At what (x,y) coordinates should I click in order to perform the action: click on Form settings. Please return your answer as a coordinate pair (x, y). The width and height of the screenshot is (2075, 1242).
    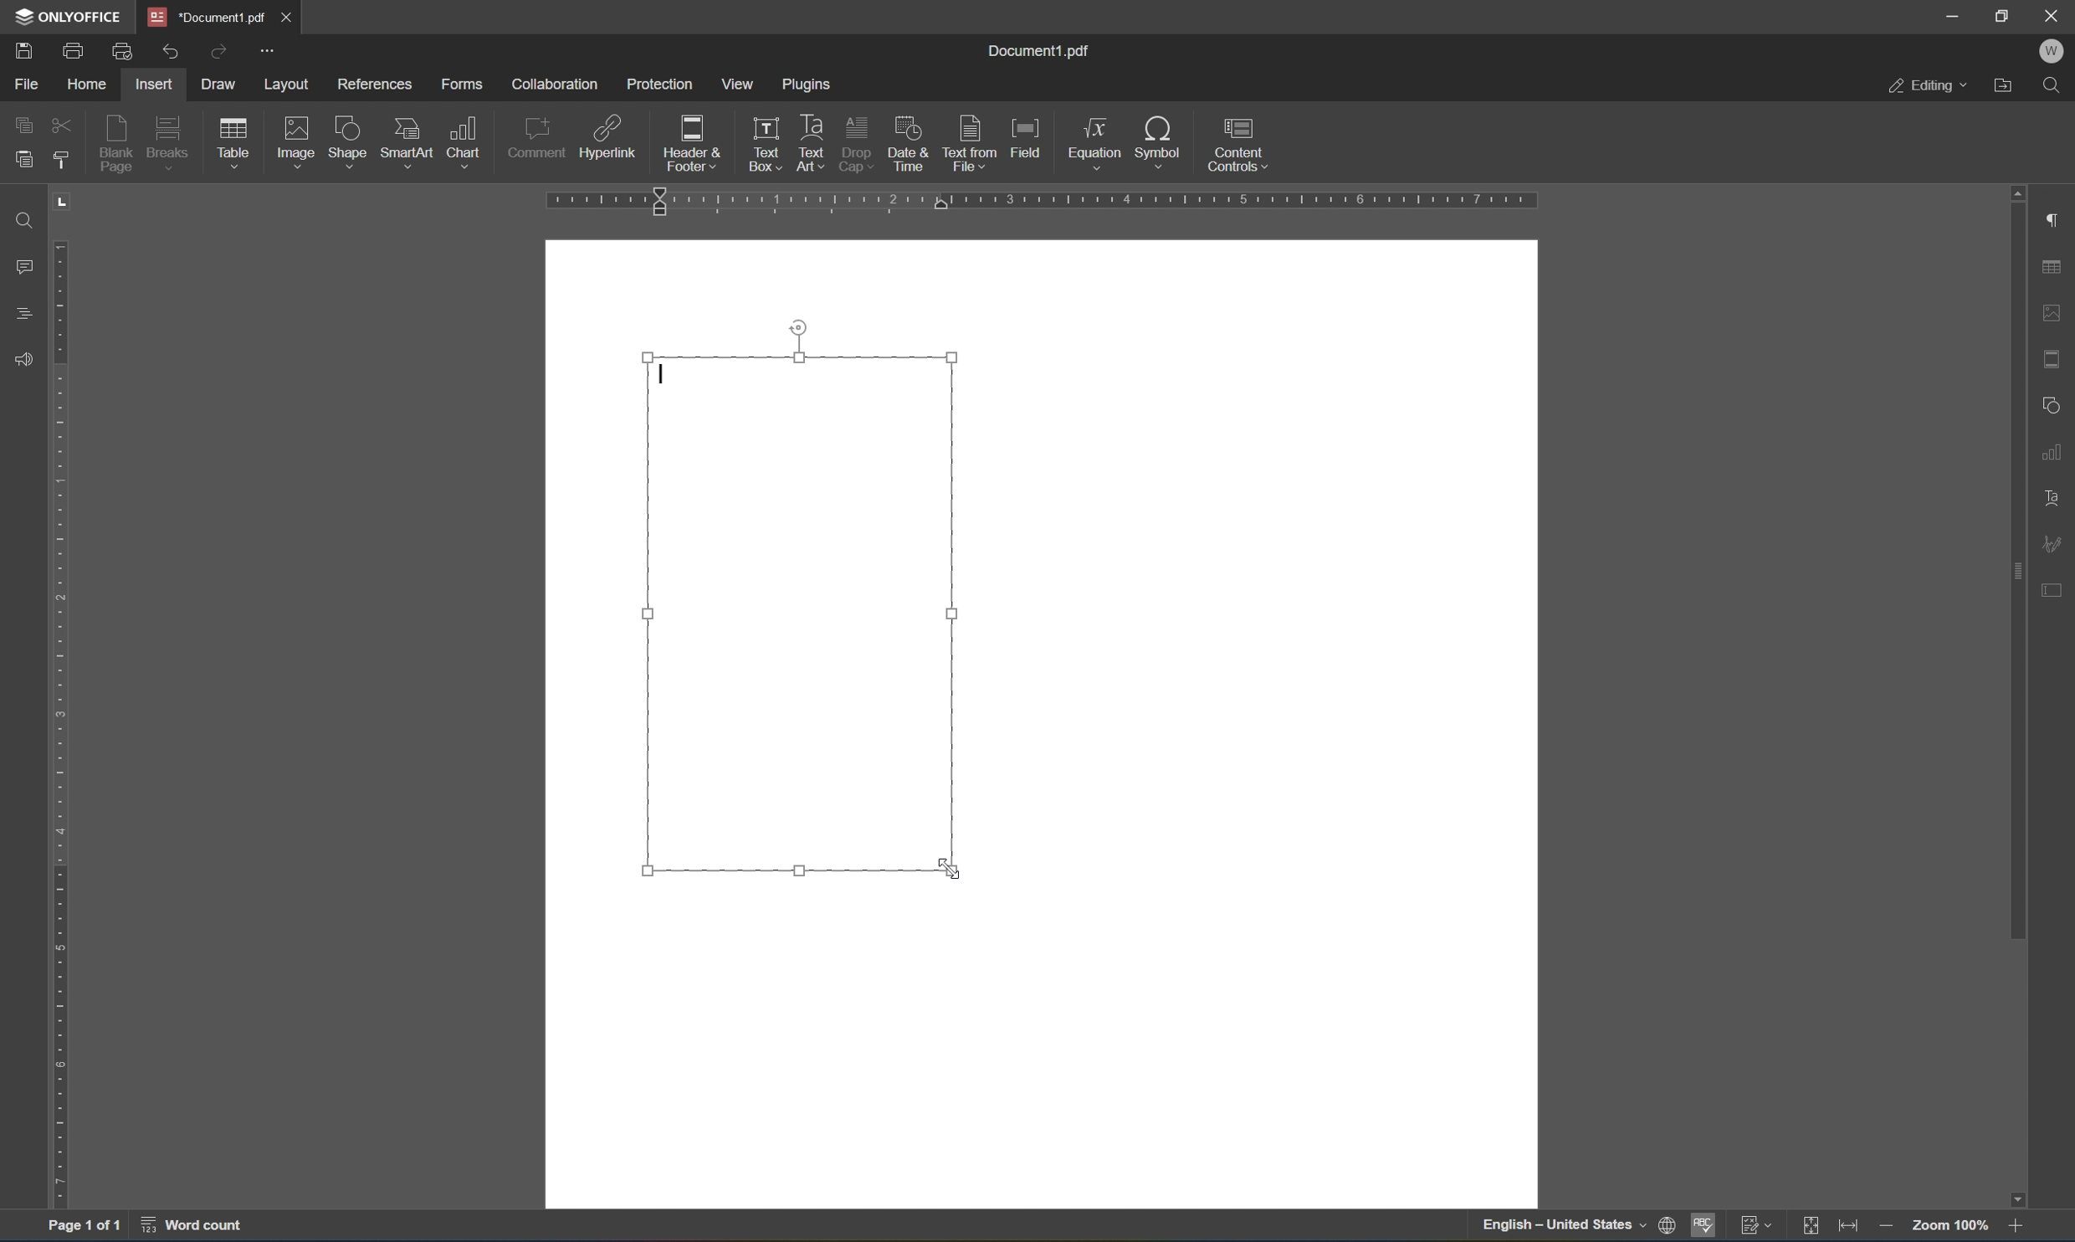
    Looking at the image, I should click on (2054, 588).